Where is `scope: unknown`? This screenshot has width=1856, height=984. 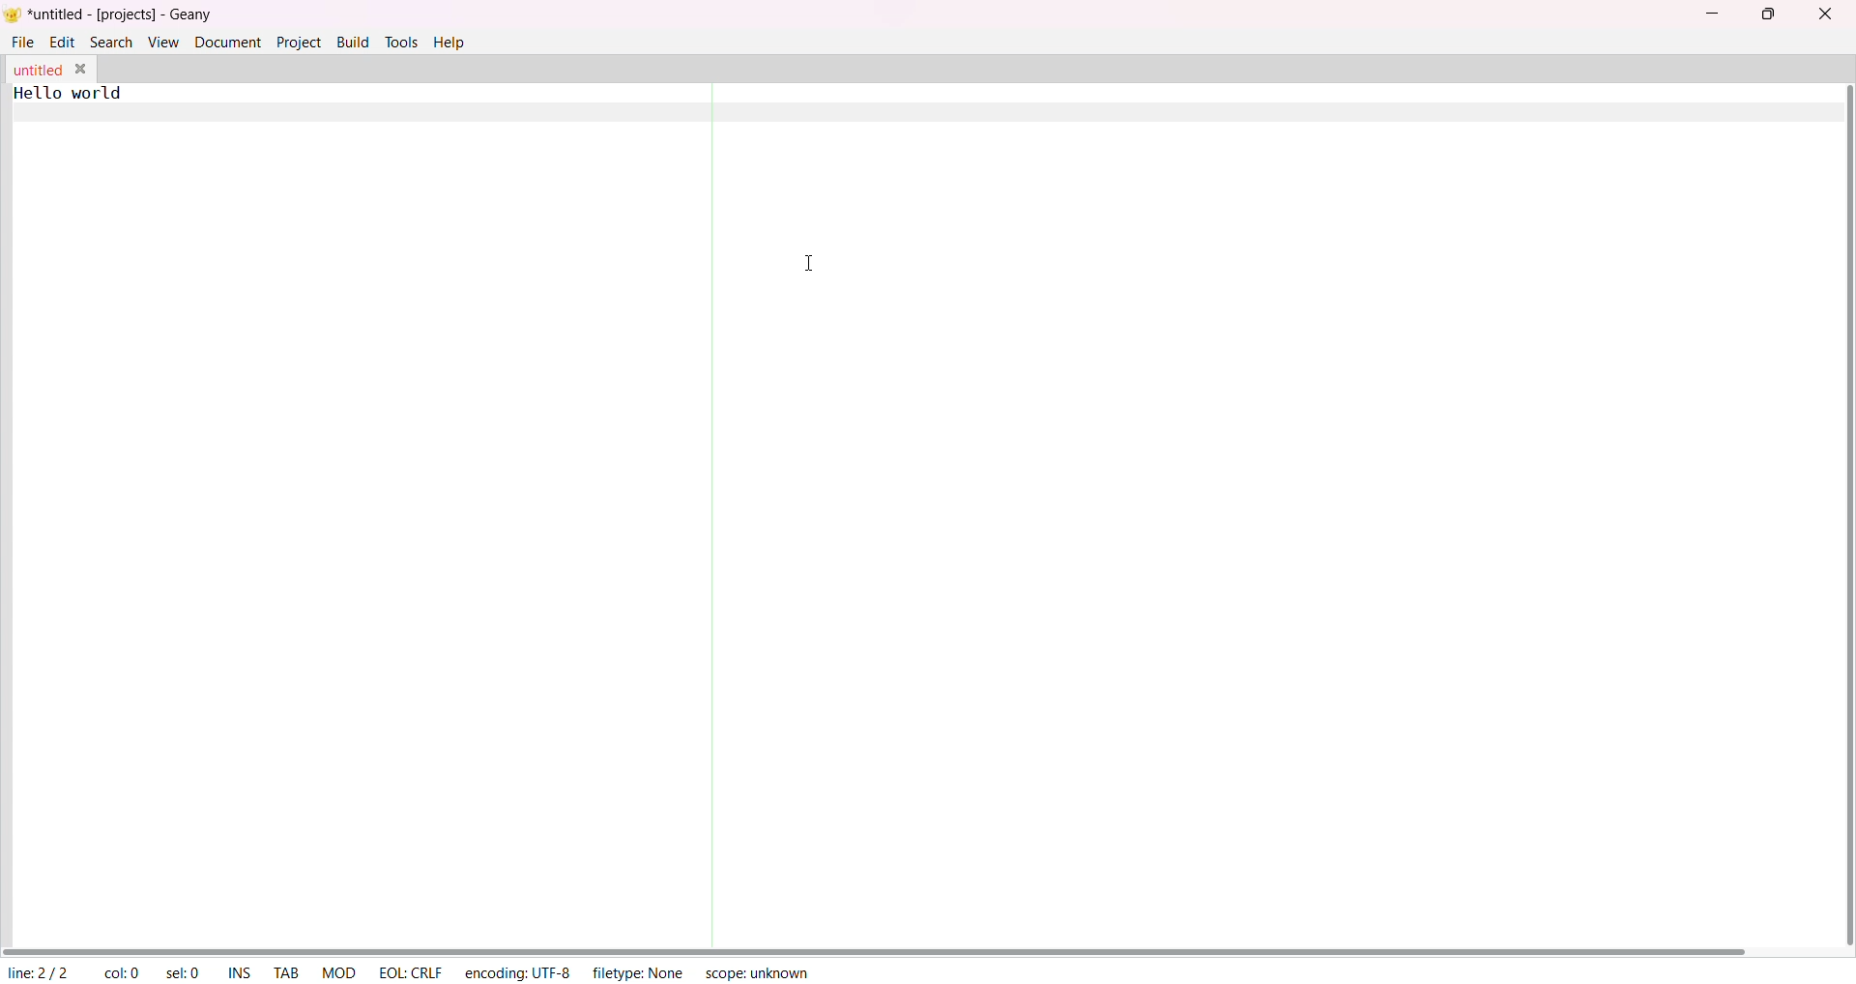 scope: unknown is located at coordinates (759, 971).